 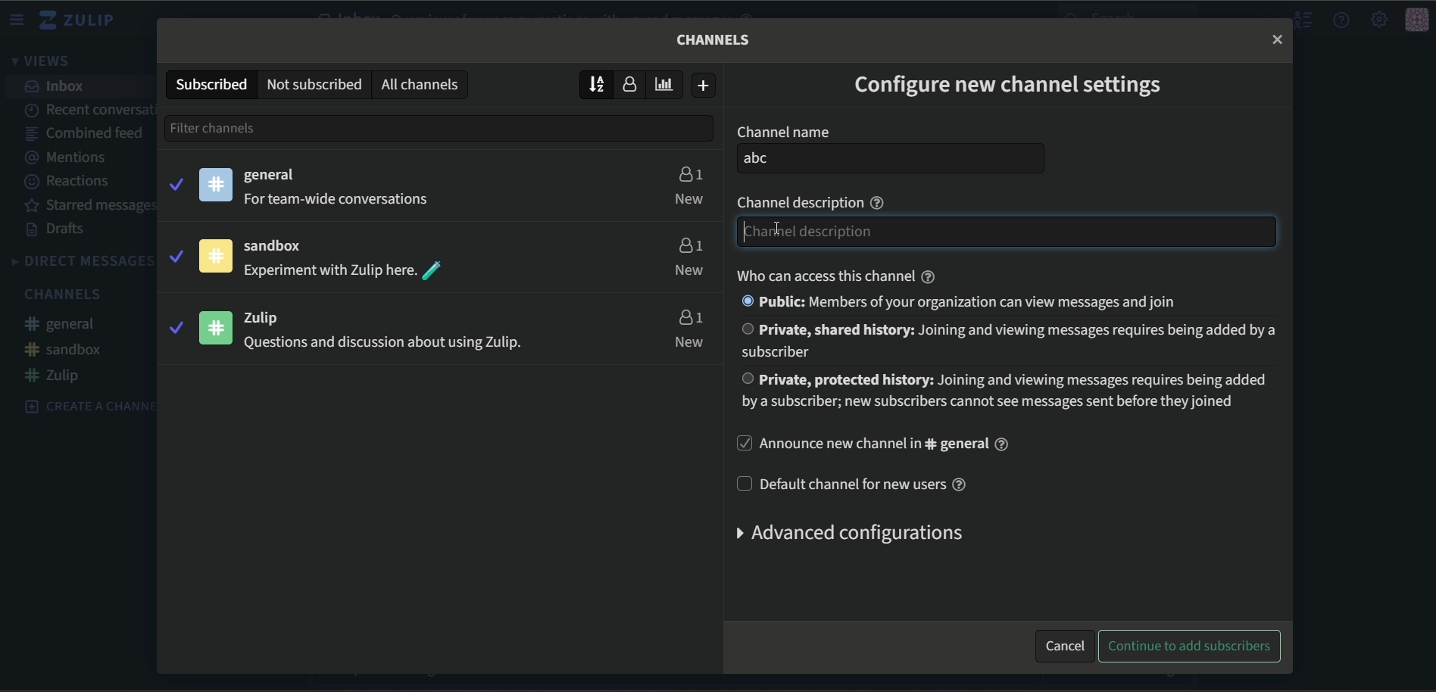 I want to click on recent conversation, so click(x=89, y=108).